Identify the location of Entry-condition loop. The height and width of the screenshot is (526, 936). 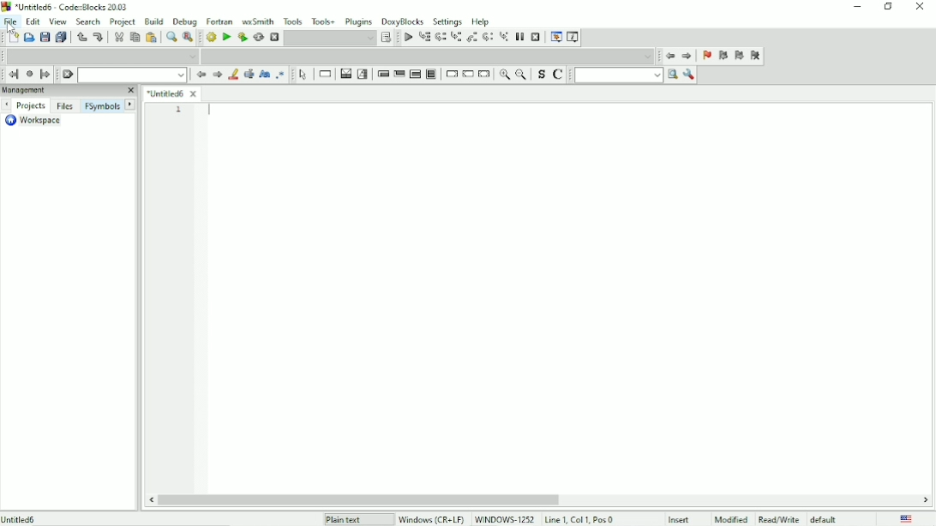
(381, 74).